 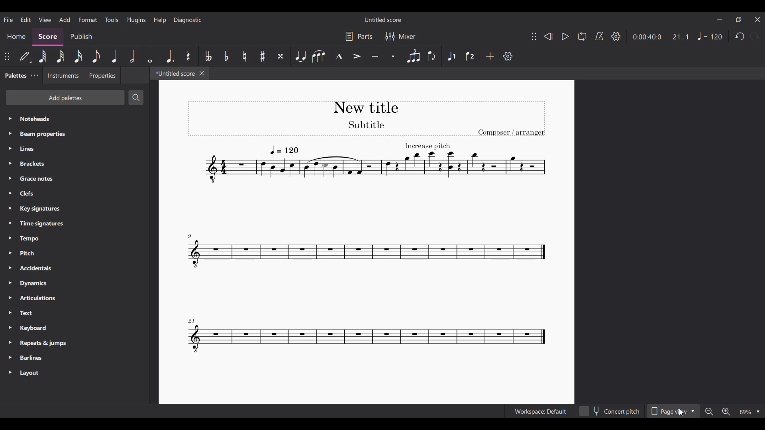 I want to click on Beam properties, so click(x=75, y=134).